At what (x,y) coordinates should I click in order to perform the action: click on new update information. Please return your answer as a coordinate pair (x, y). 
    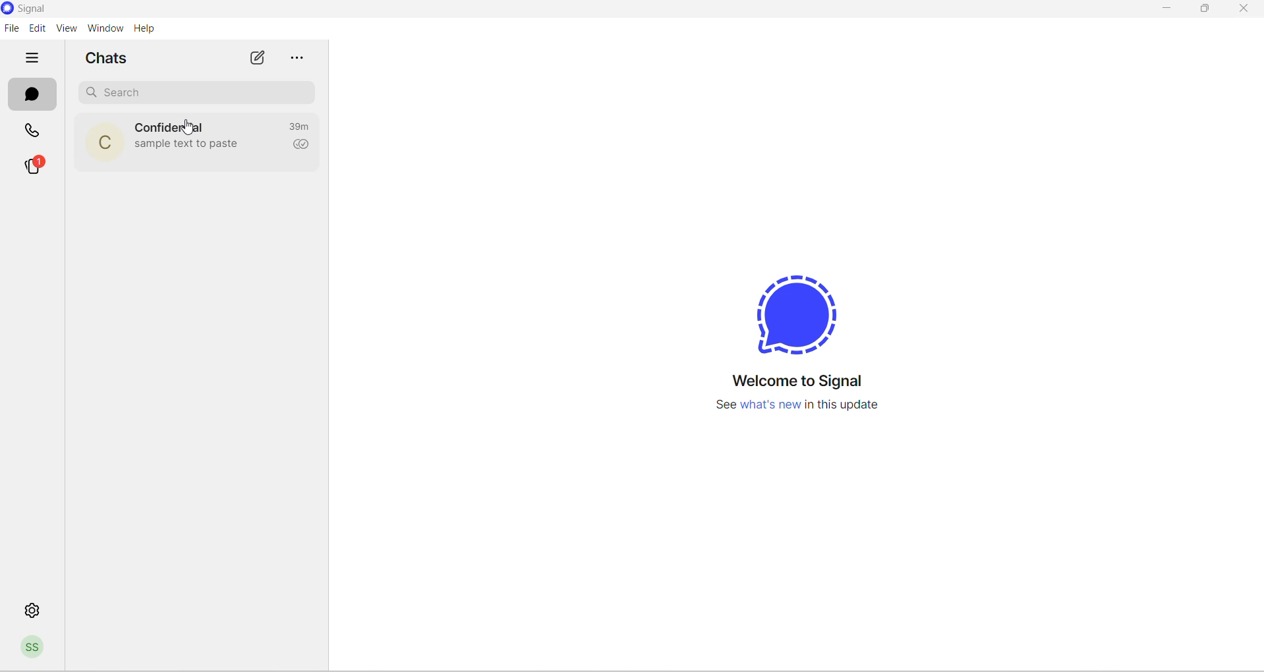
    Looking at the image, I should click on (791, 406).